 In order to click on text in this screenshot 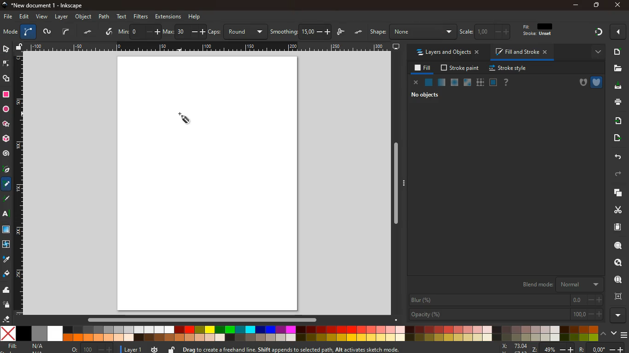, I will do `click(122, 17)`.